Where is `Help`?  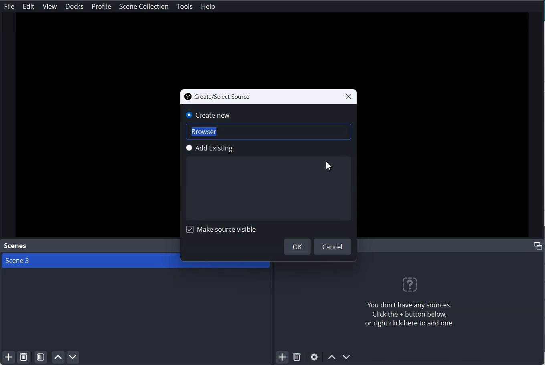 Help is located at coordinates (208, 7).